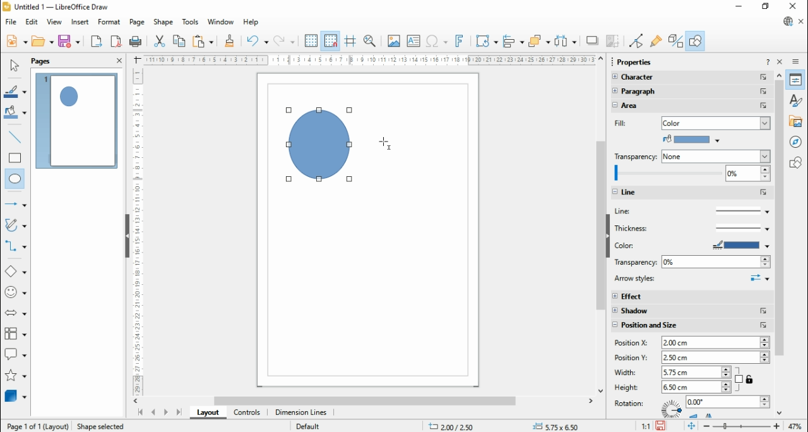 This screenshot has width=808, height=432. Describe the element at coordinates (632, 357) in the screenshot. I see `position Y` at that location.